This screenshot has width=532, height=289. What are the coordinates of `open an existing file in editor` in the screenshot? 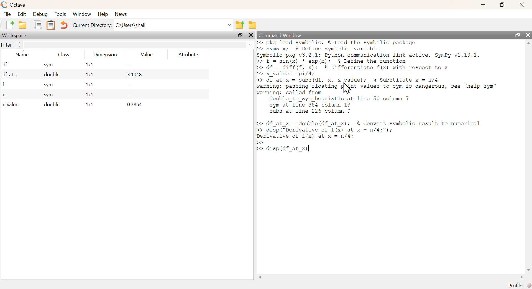 It's located at (23, 25).